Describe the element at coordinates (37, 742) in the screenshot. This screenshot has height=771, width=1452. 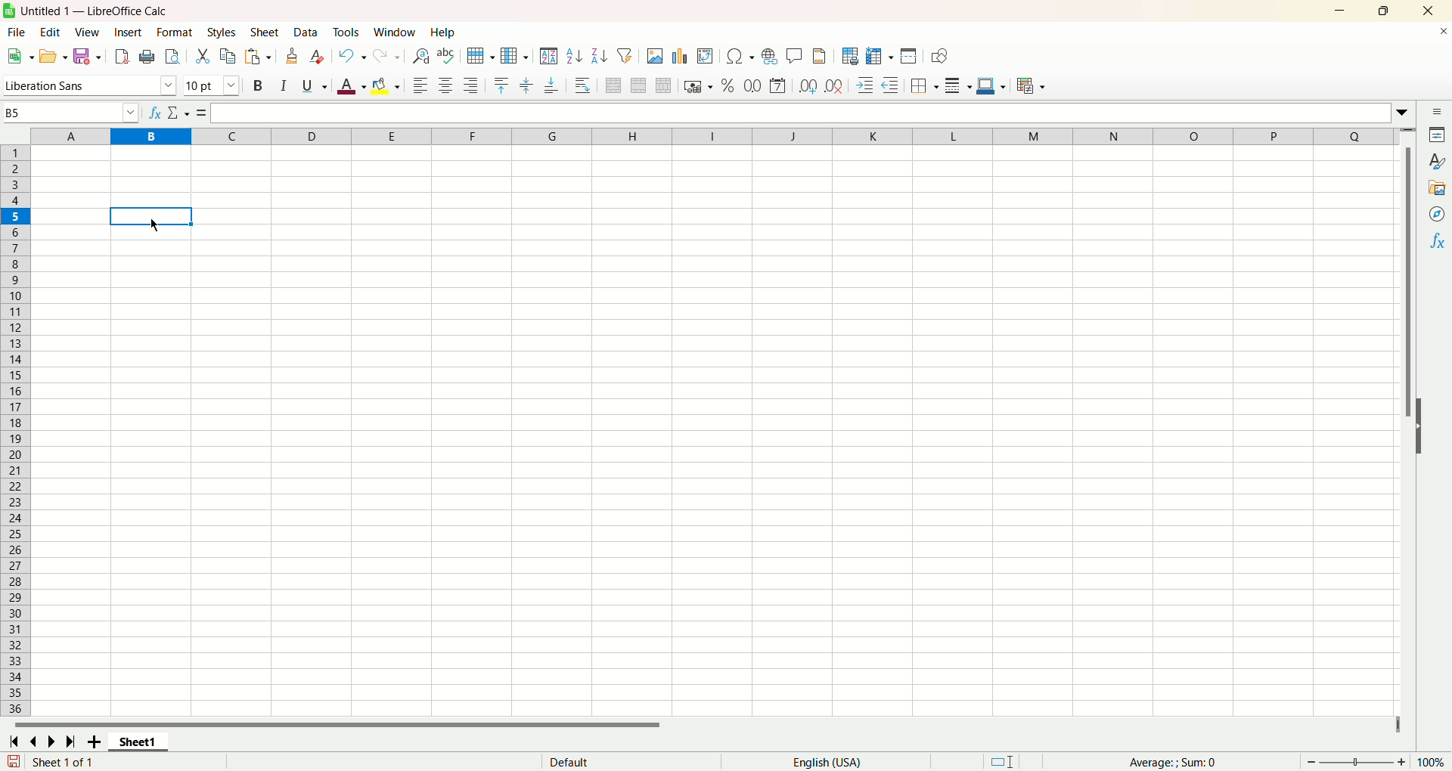
I see `scroll to previous sheet` at that location.